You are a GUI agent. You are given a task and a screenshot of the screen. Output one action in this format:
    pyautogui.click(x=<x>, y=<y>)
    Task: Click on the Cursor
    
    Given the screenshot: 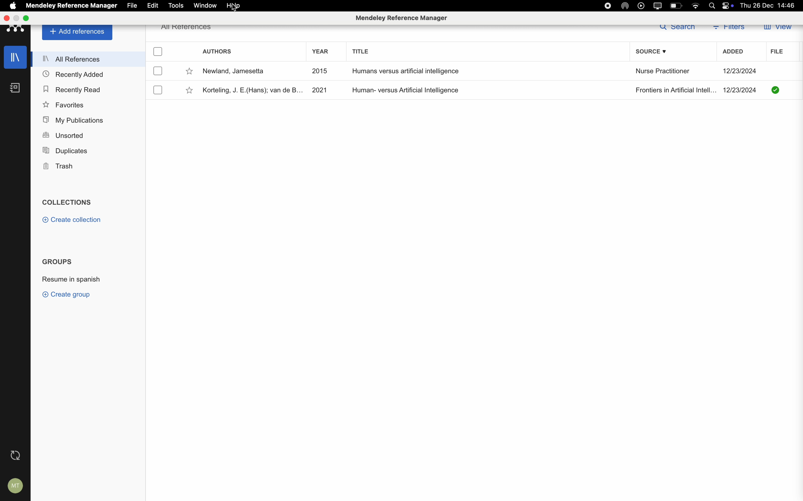 What is the action you would take?
    pyautogui.click(x=235, y=10)
    